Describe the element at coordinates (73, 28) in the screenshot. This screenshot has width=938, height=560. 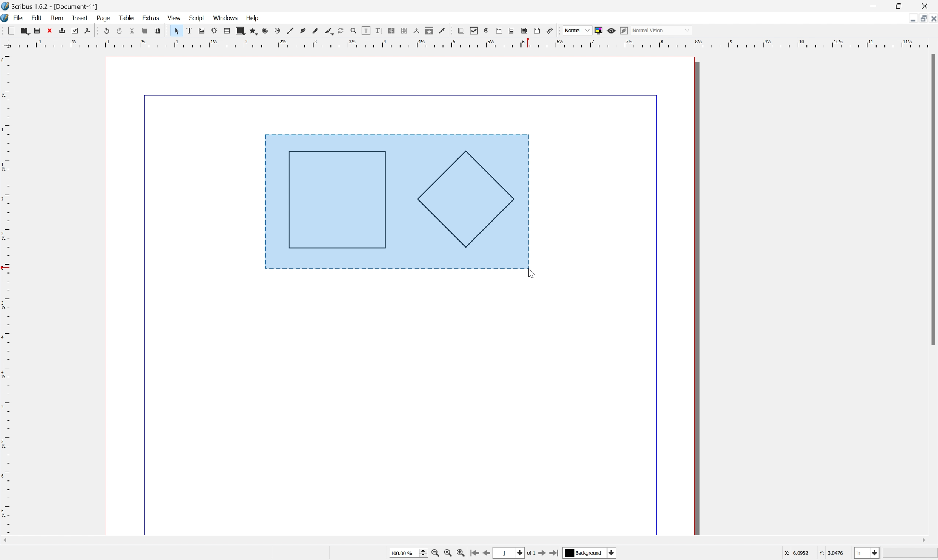
I see `preflight verifier` at that location.